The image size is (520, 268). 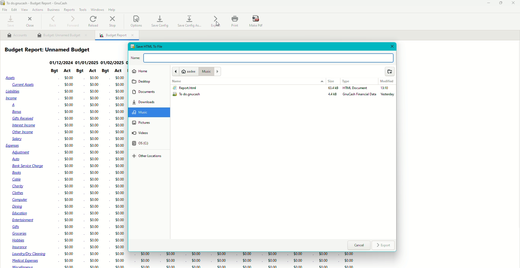 What do you see at coordinates (31, 21) in the screenshot?
I see `Close` at bounding box center [31, 21].